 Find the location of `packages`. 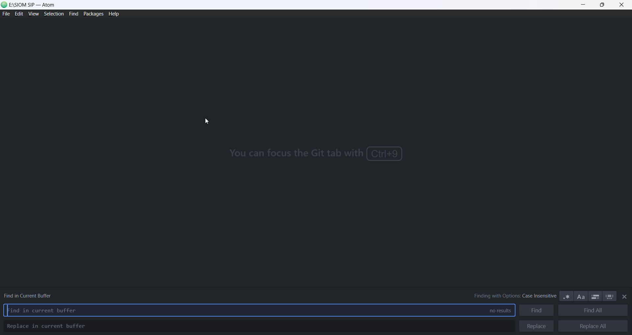

packages is located at coordinates (93, 13).